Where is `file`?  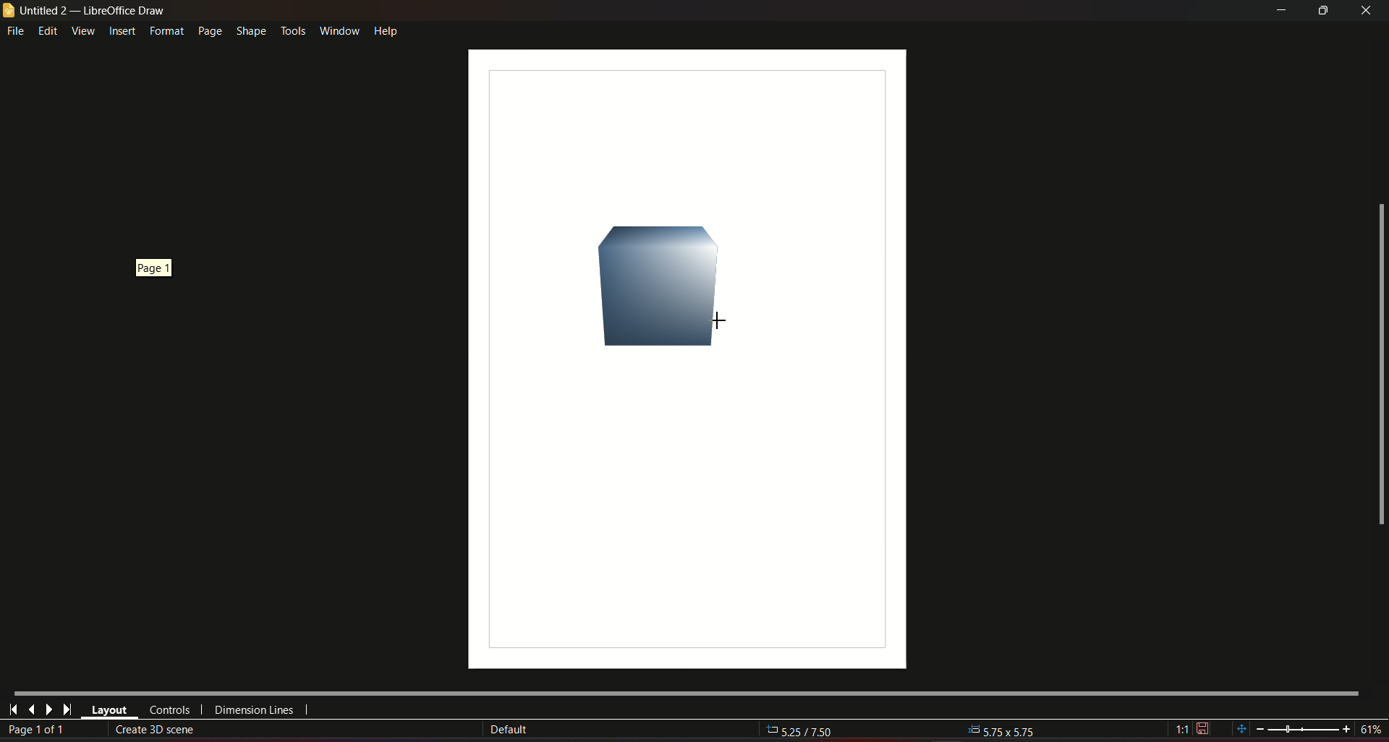 file is located at coordinates (17, 32).